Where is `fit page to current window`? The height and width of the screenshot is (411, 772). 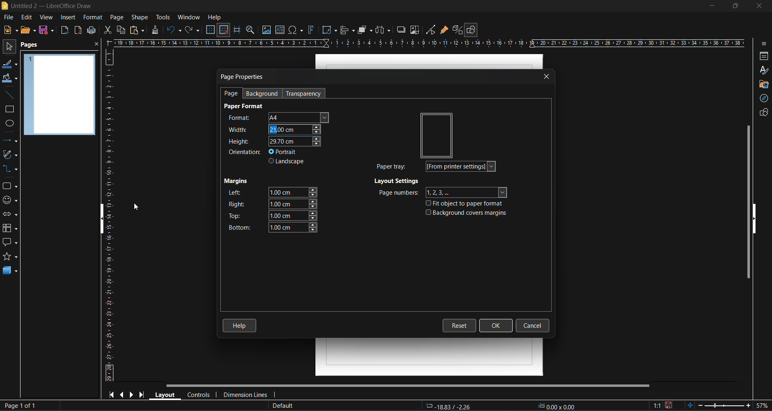
fit page to current window is located at coordinates (690, 405).